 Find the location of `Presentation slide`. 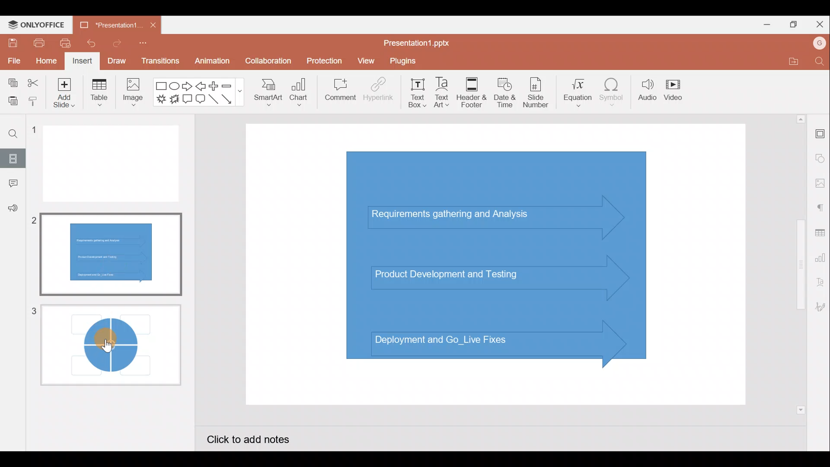

Presentation slide is located at coordinates (499, 263).